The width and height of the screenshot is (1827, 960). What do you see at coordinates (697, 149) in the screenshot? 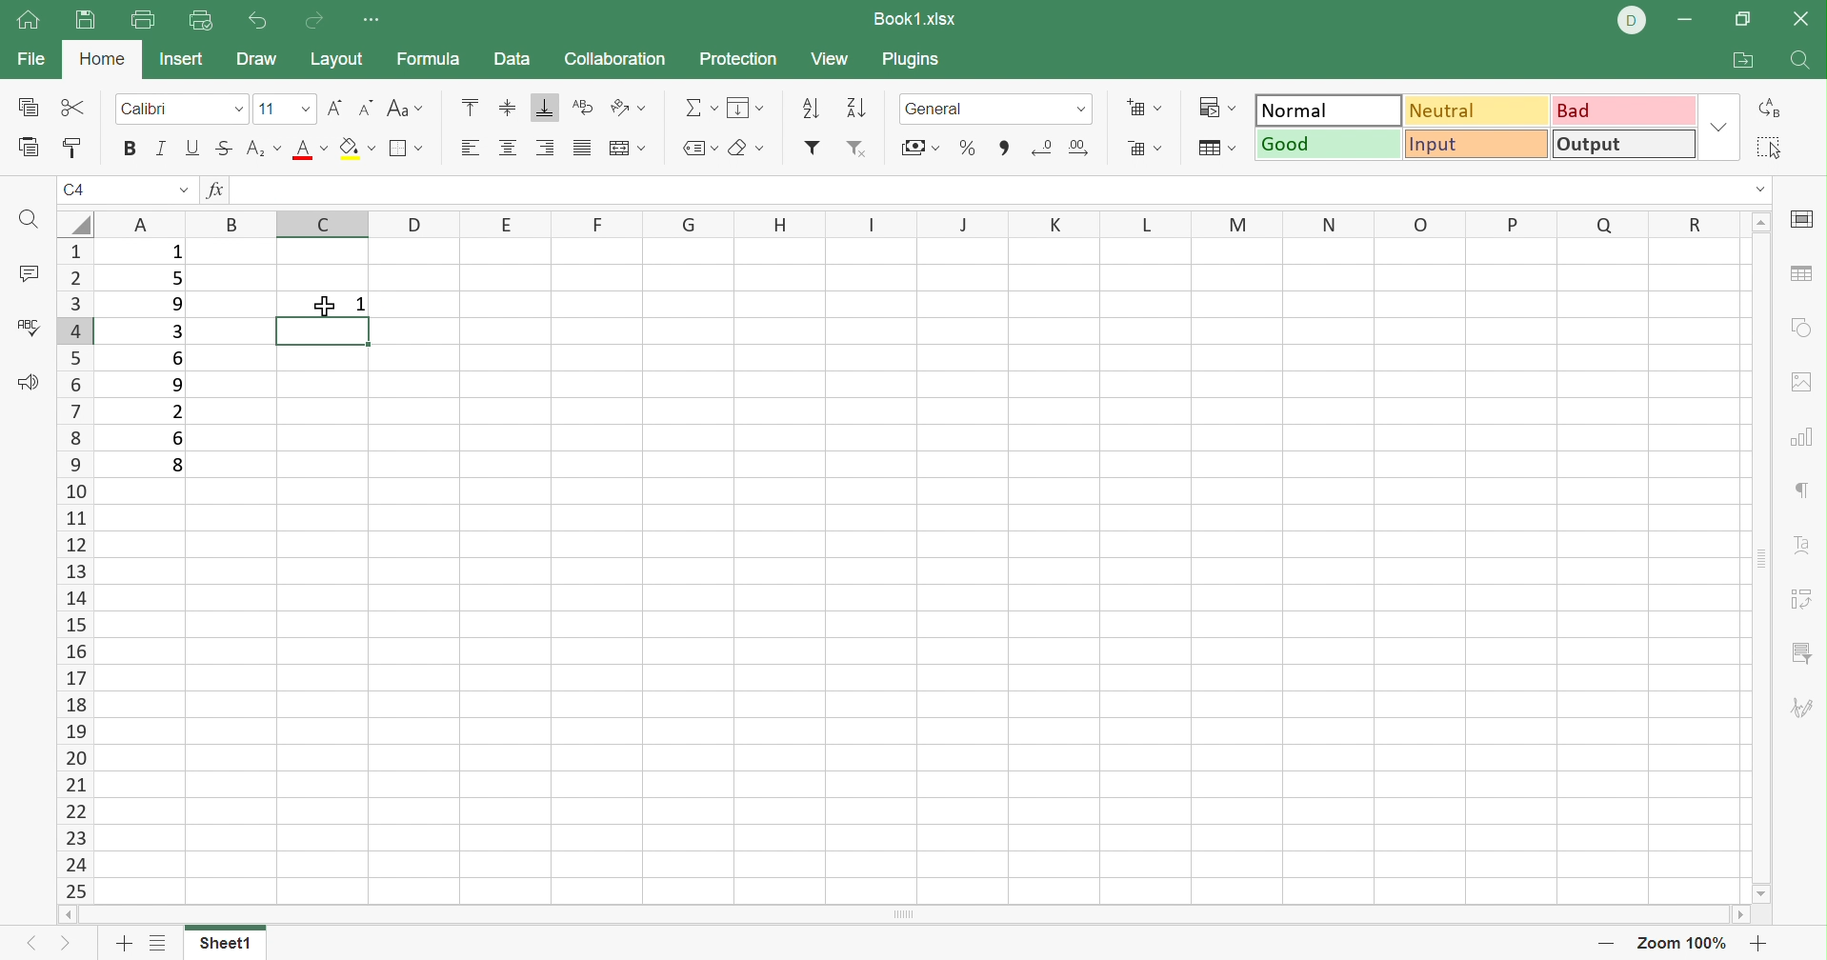
I see `Named ranges` at bounding box center [697, 149].